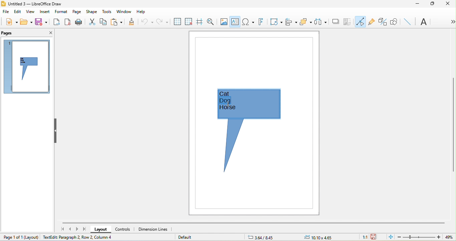  What do you see at coordinates (453, 126) in the screenshot?
I see `vertical scroll bar` at bounding box center [453, 126].